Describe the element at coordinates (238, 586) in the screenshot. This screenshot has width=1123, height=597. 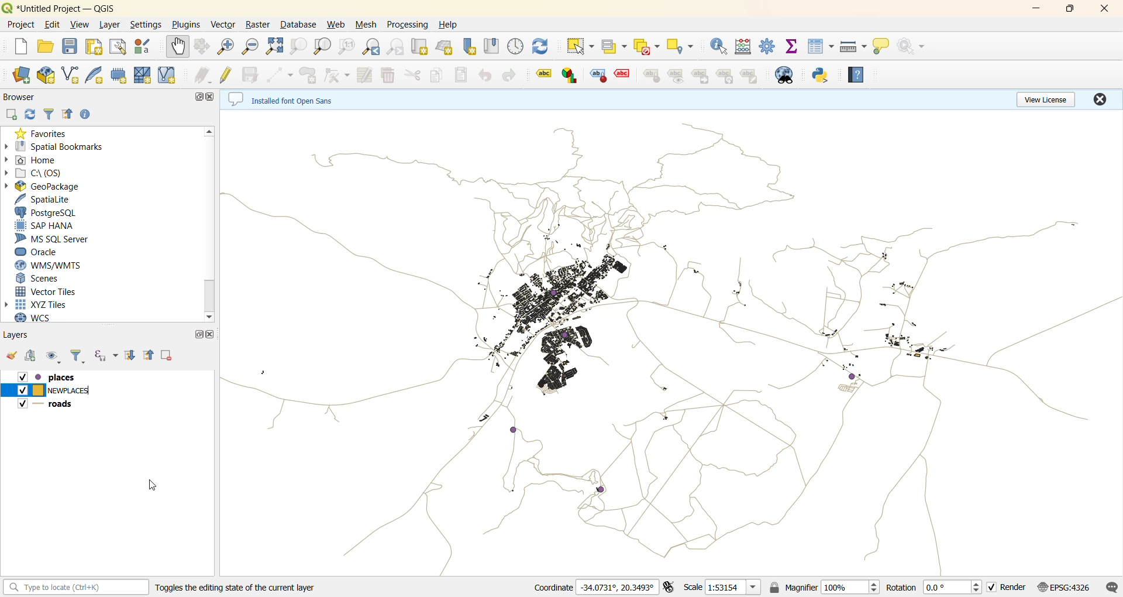
I see `Toggles the editing state of the current layer` at that location.